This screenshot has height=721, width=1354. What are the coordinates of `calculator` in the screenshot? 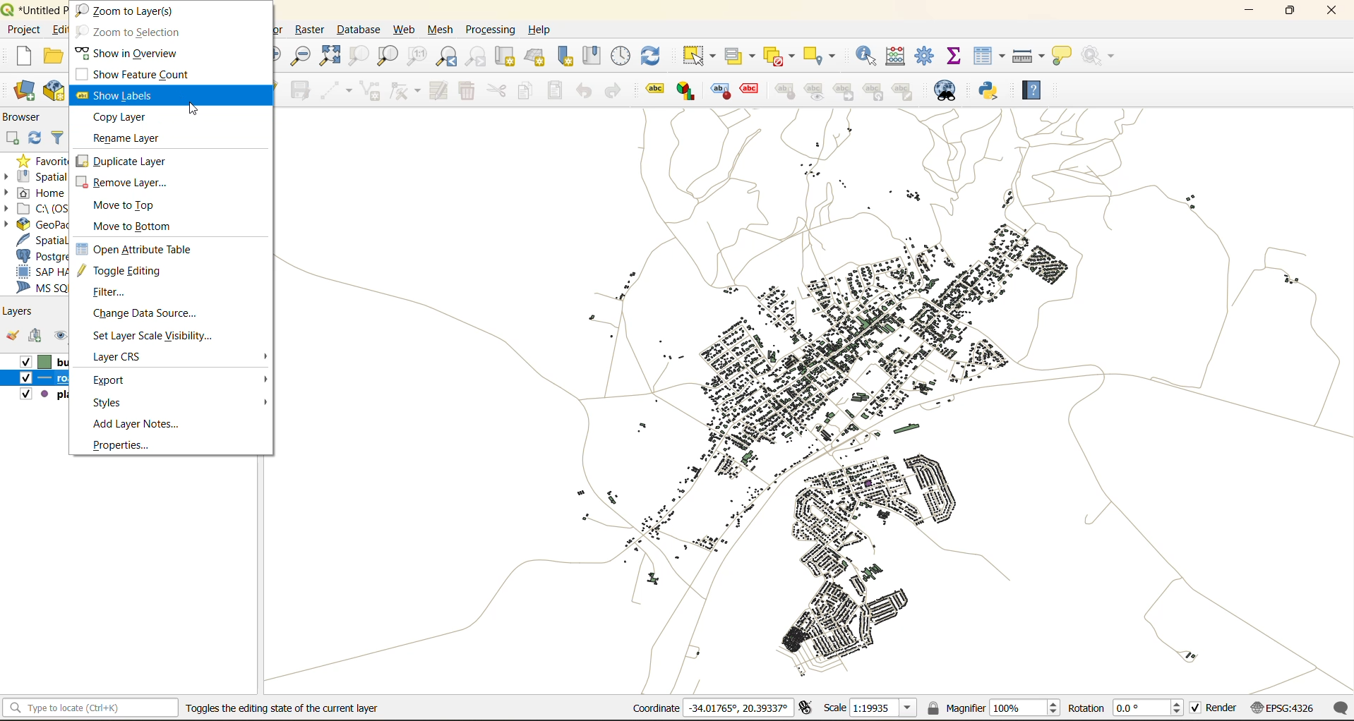 It's located at (894, 56).